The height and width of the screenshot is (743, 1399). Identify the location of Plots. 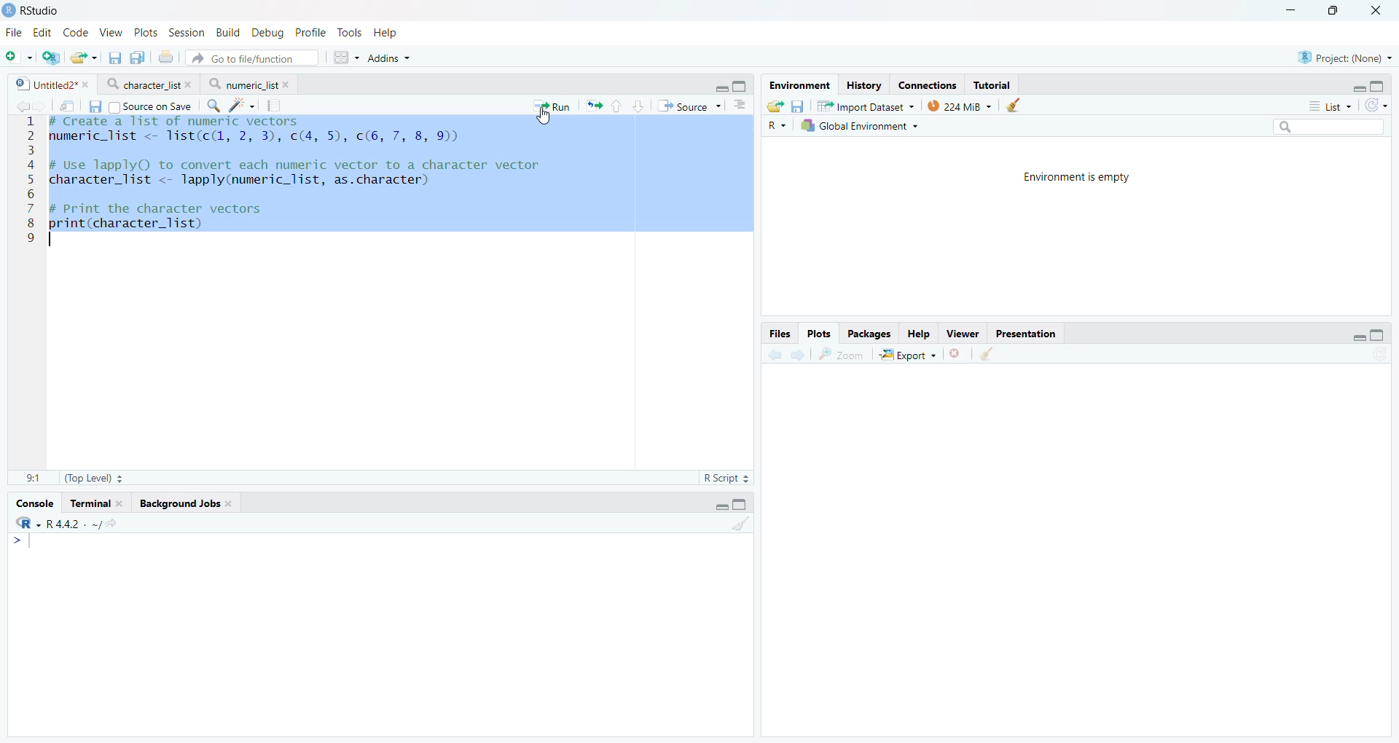
(149, 31).